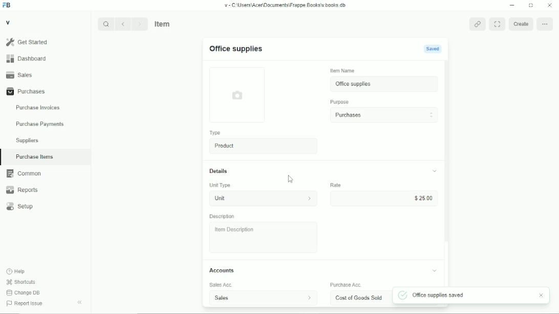  Describe the element at coordinates (310, 198) in the screenshot. I see `unit information` at that location.